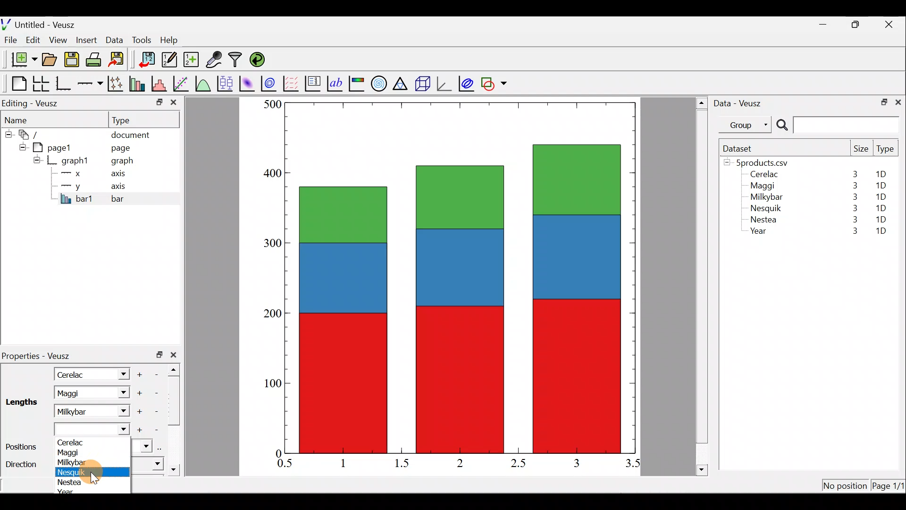  Describe the element at coordinates (237, 60) in the screenshot. I see `Filter data` at that location.